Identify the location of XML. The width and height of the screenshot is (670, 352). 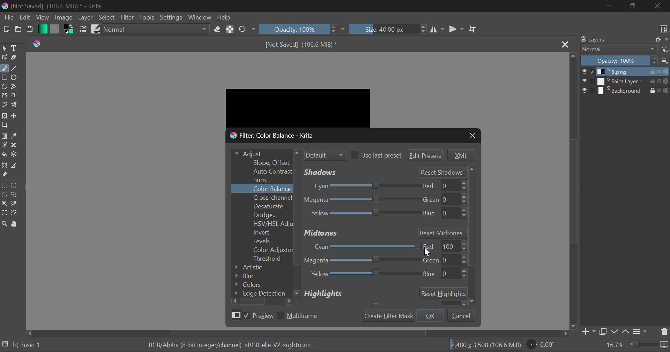
(461, 155).